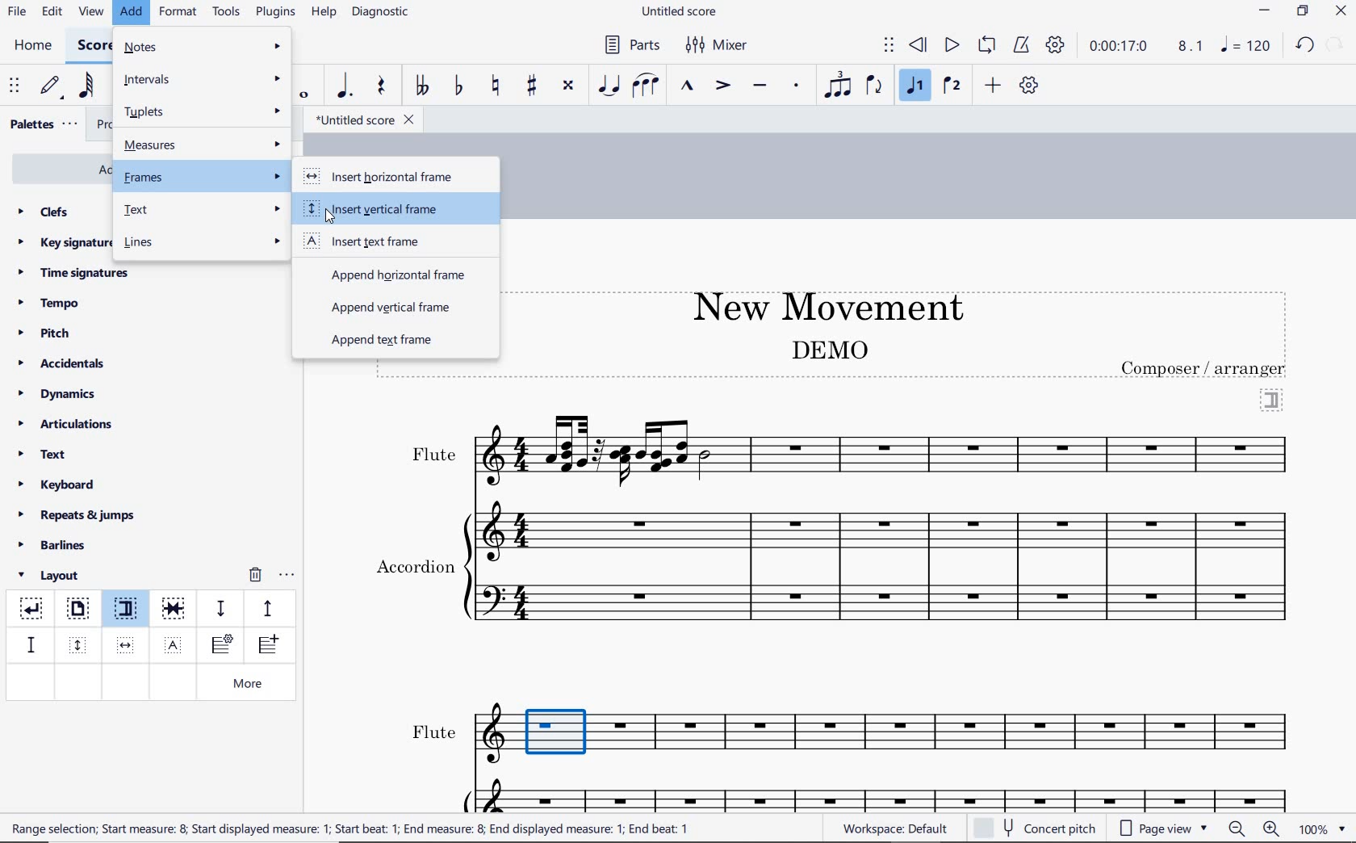 The image size is (1356, 843). I want to click on toggle double-flat, so click(421, 86).